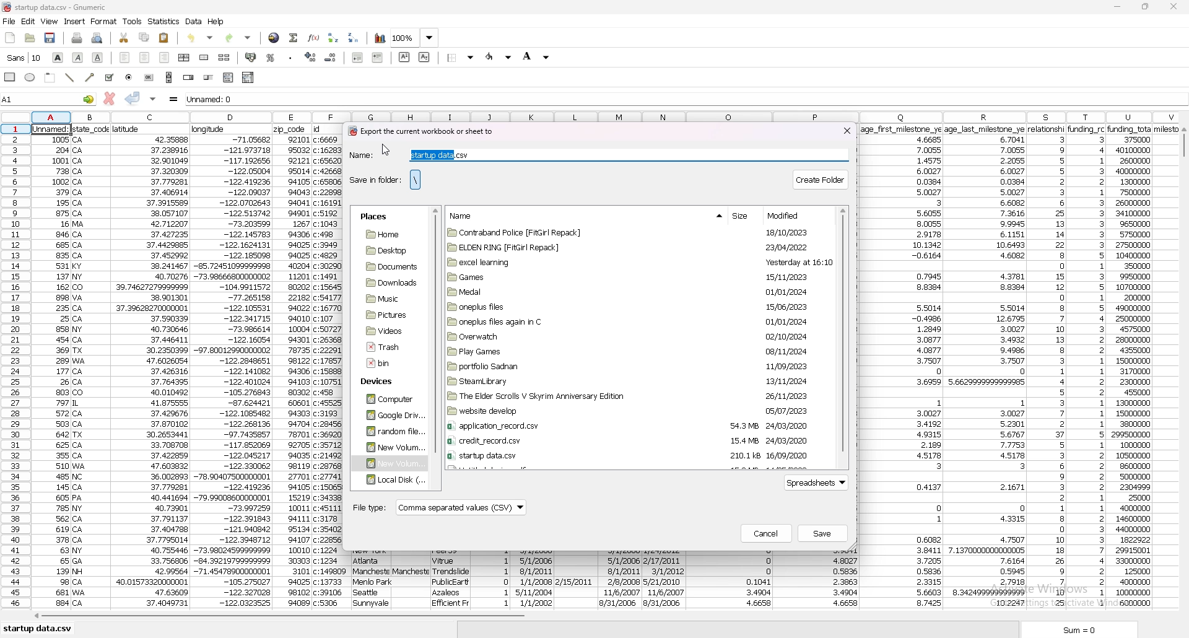 The width and height of the screenshot is (1189, 638). I want to click on selected cell, so click(48, 98).